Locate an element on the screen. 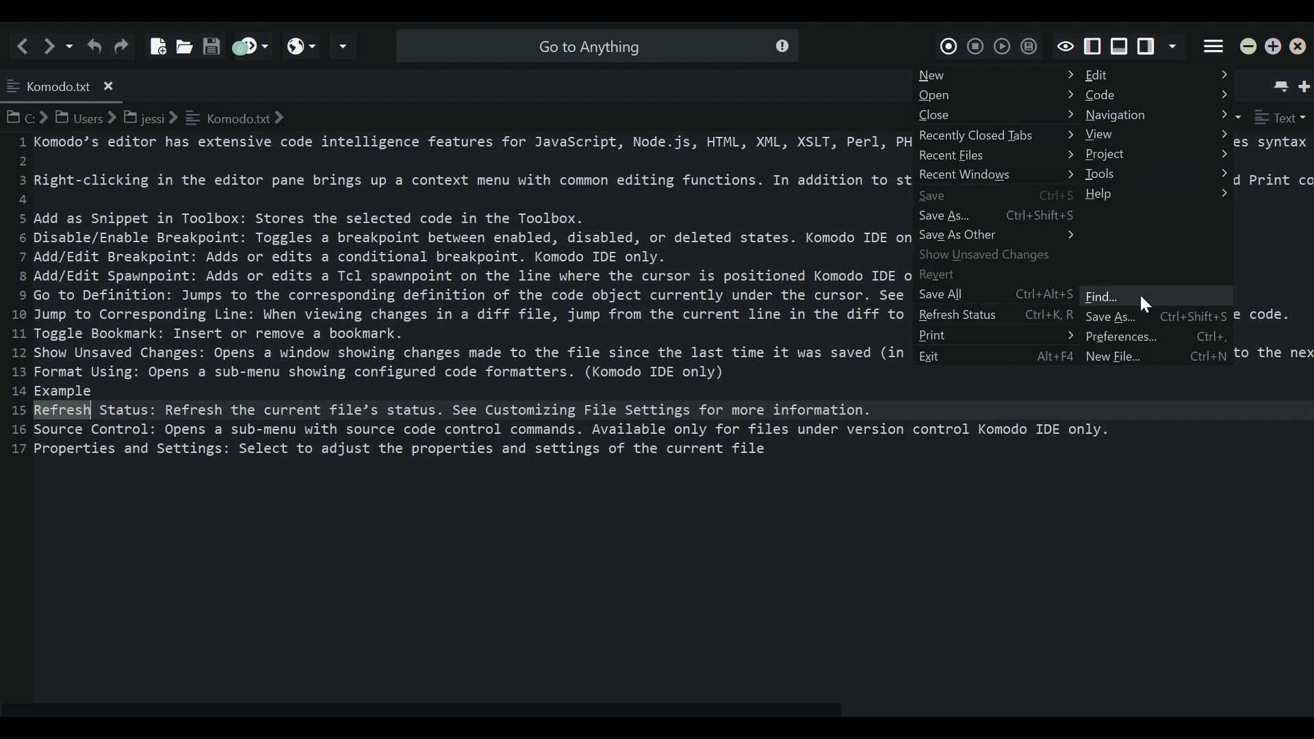 This screenshot has width=1314, height=739. Restore is located at coordinates (1274, 47).